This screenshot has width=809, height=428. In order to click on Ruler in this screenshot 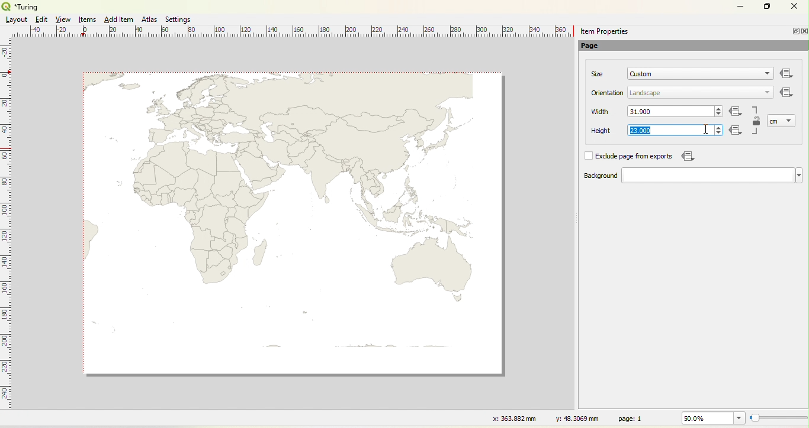, I will do `click(297, 32)`.